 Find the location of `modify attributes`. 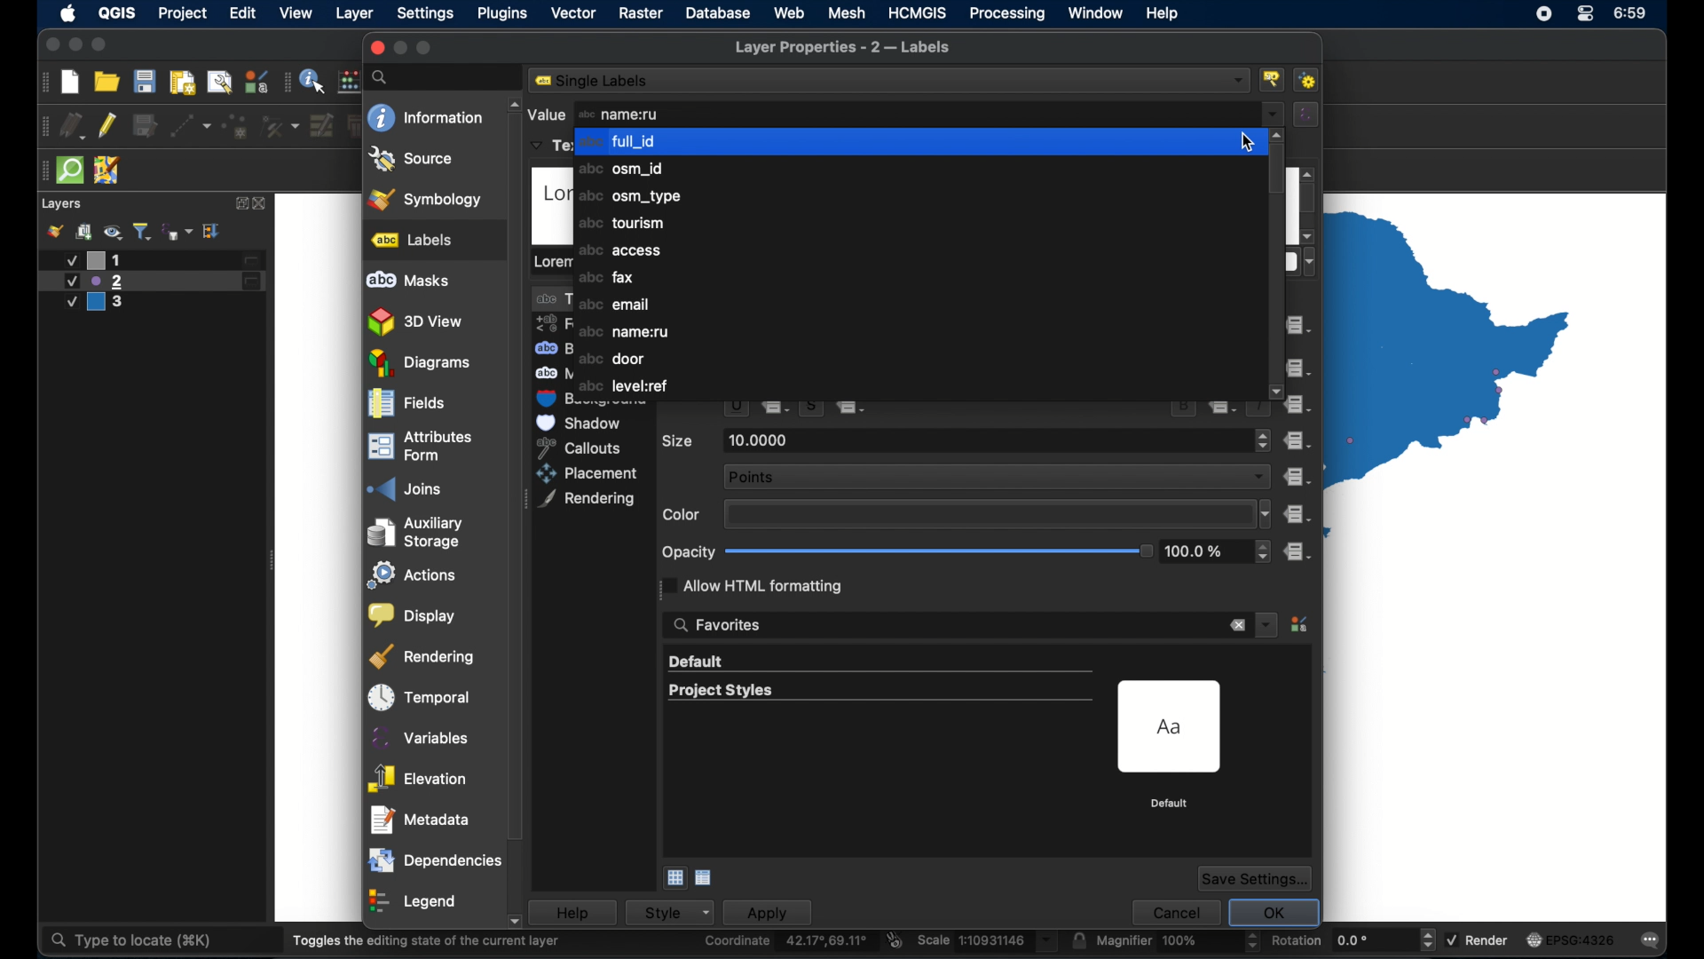

modify attributes is located at coordinates (322, 125).